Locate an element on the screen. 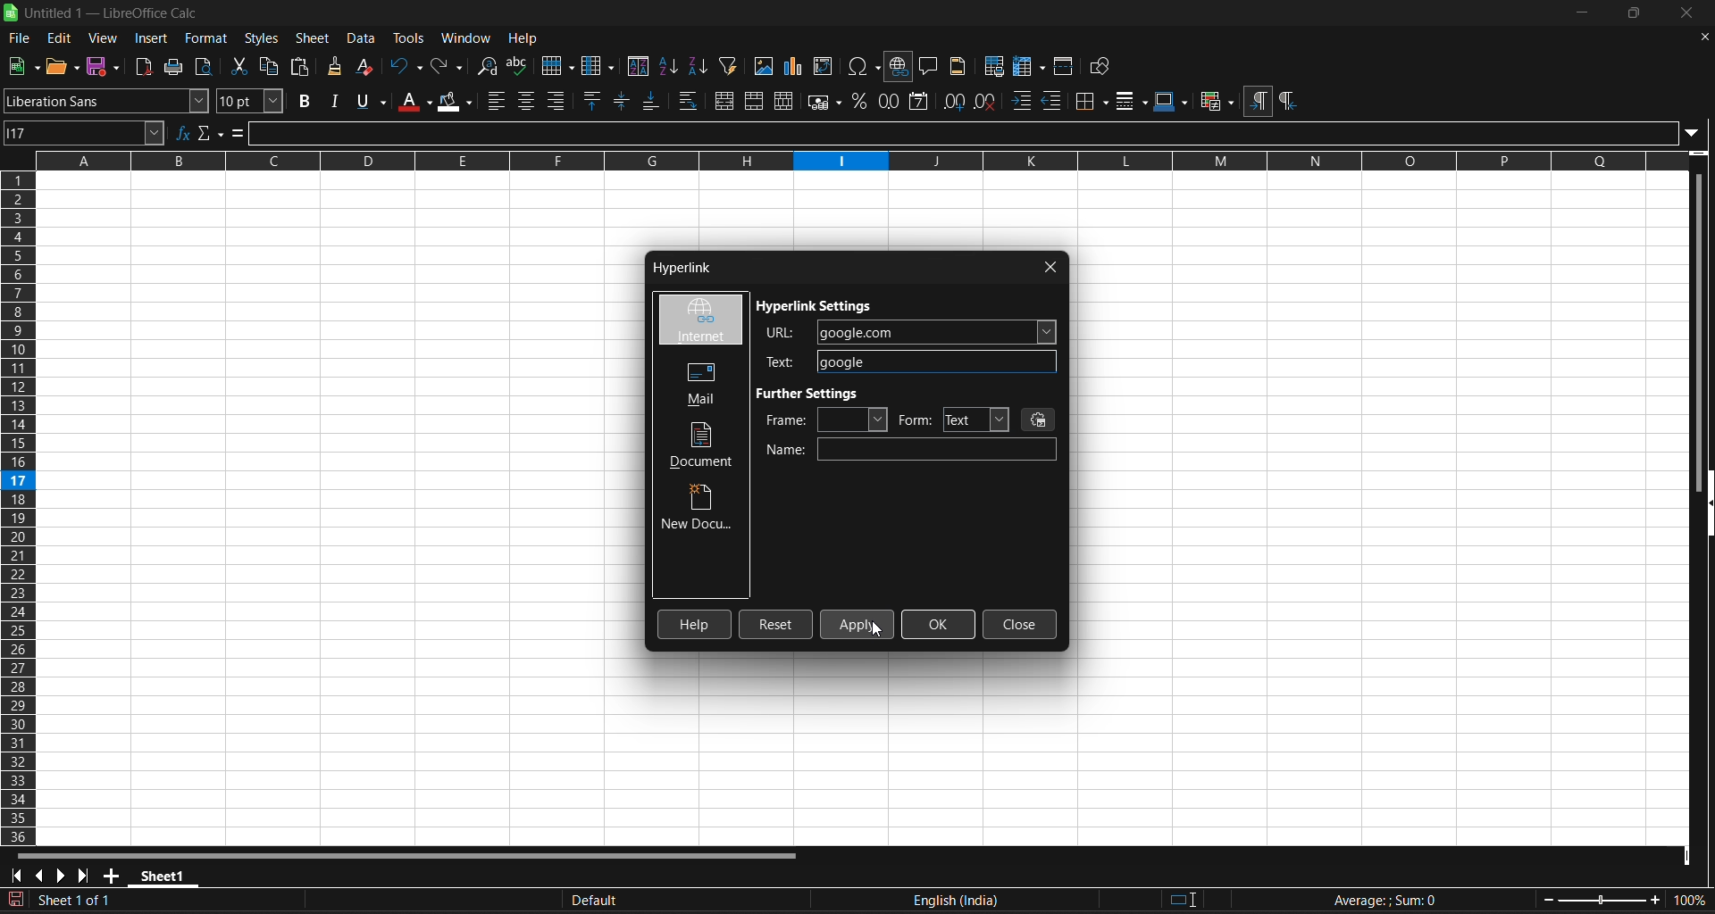  column is located at coordinates (600, 64).